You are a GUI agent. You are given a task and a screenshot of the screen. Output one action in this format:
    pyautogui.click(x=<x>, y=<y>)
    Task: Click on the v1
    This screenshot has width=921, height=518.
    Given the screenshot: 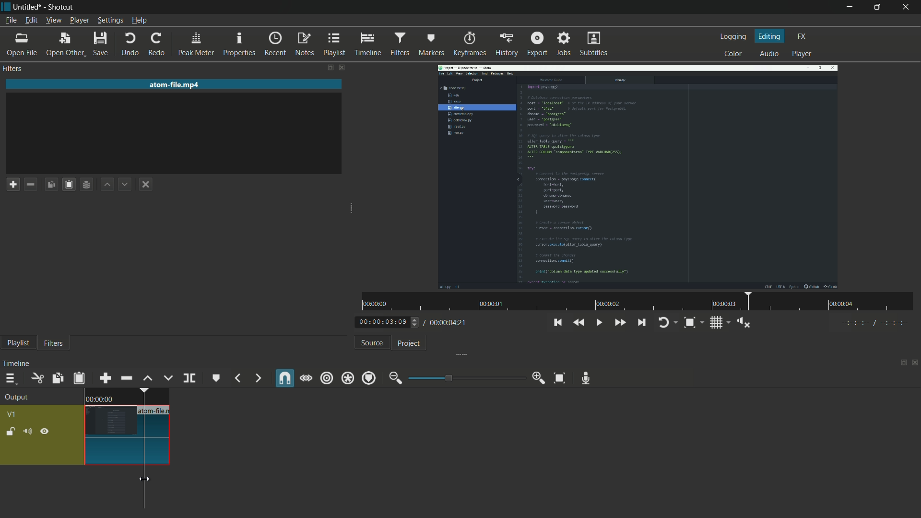 What is the action you would take?
    pyautogui.click(x=13, y=414)
    